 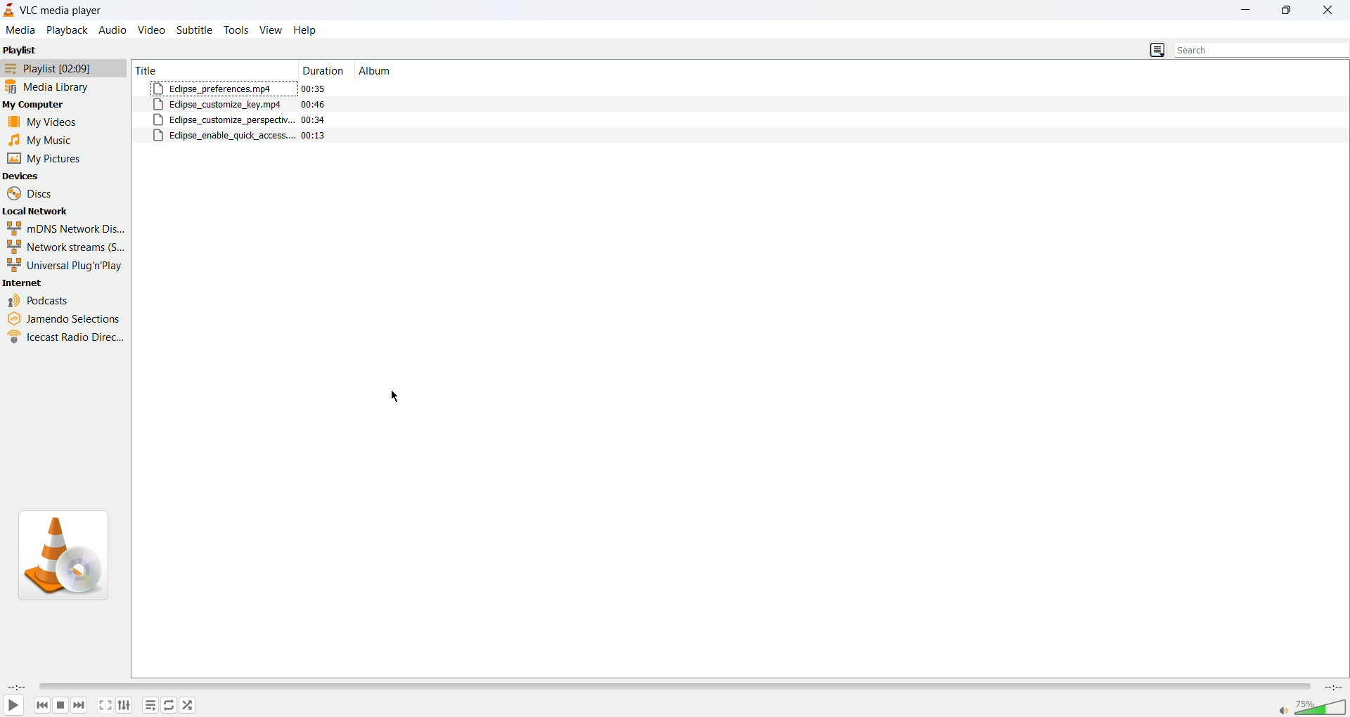 I want to click on my videos, so click(x=46, y=124).